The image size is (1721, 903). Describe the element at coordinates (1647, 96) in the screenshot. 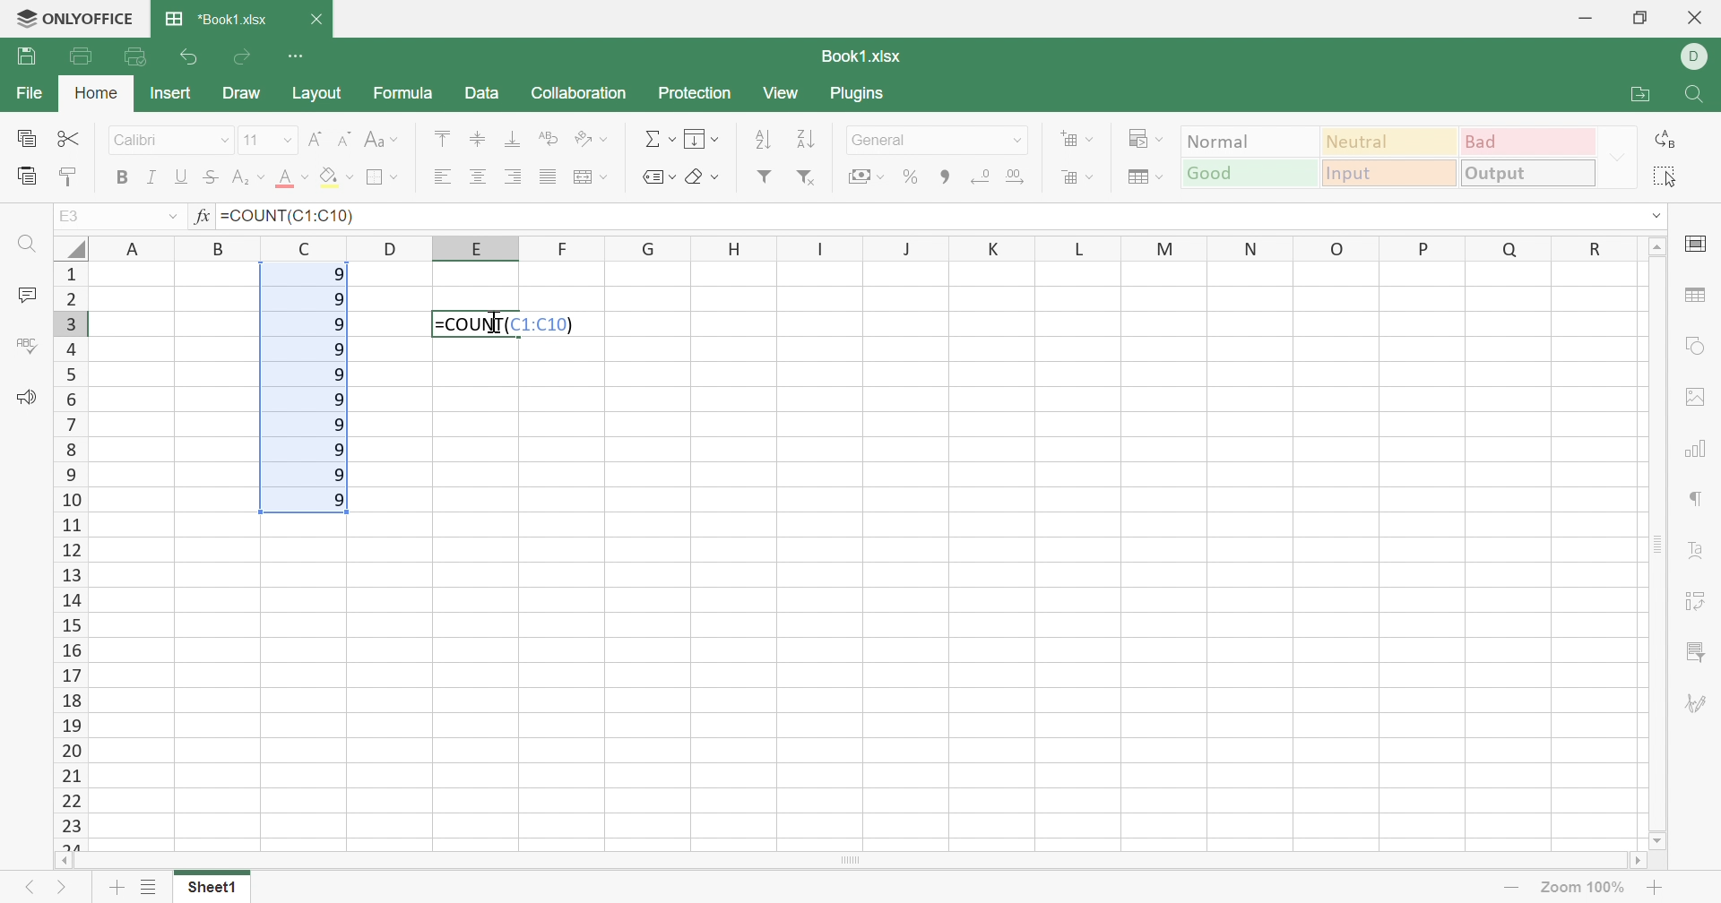

I see `Open file location` at that location.